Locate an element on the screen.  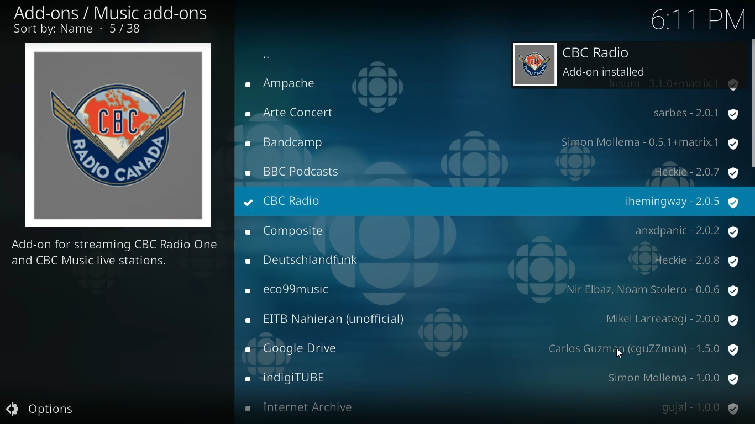
protection is located at coordinates (684, 232).